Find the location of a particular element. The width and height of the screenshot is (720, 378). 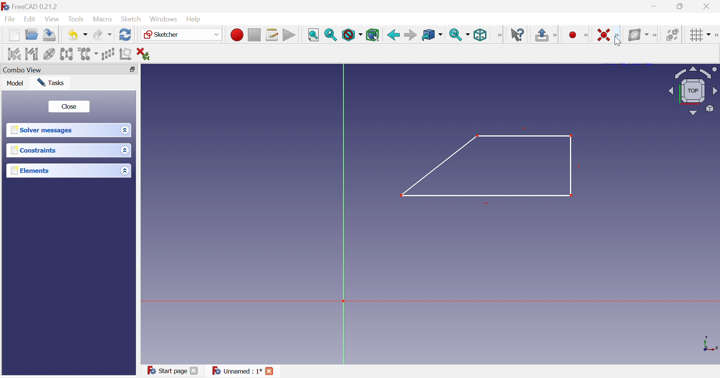

FreeCAD 0.21.2 is located at coordinates (32, 6).